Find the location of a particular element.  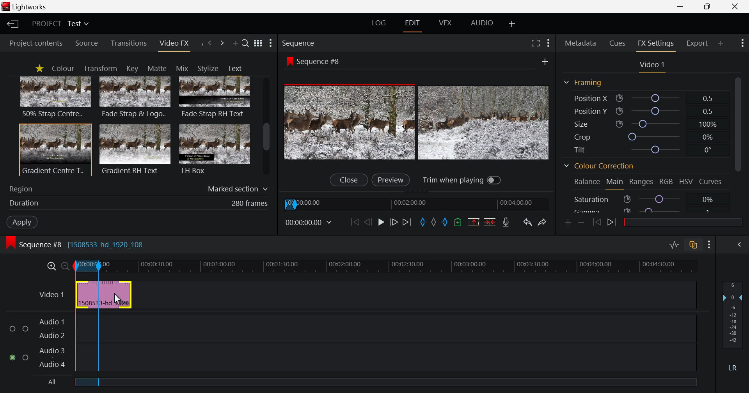

Mark Cue is located at coordinates (458, 223).